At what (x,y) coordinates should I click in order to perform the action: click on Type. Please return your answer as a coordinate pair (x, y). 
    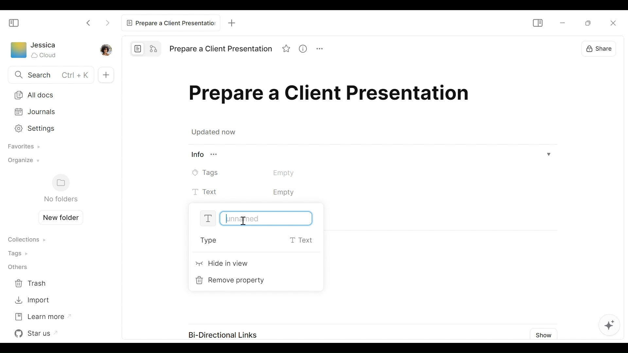
    Looking at the image, I should click on (256, 241).